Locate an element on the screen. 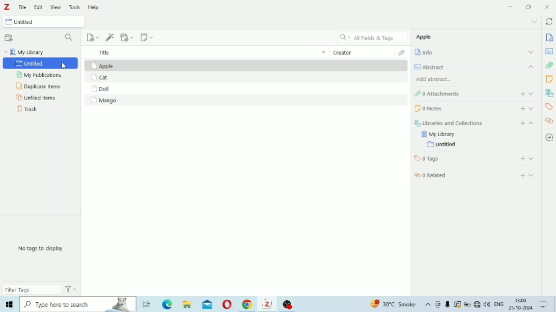  Locate is located at coordinates (549, 138).